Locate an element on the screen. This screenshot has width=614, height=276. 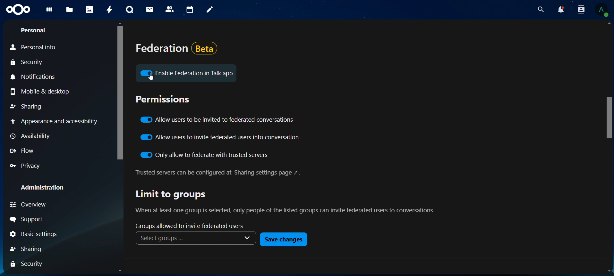
notifications is located at coordinates (561, 10).